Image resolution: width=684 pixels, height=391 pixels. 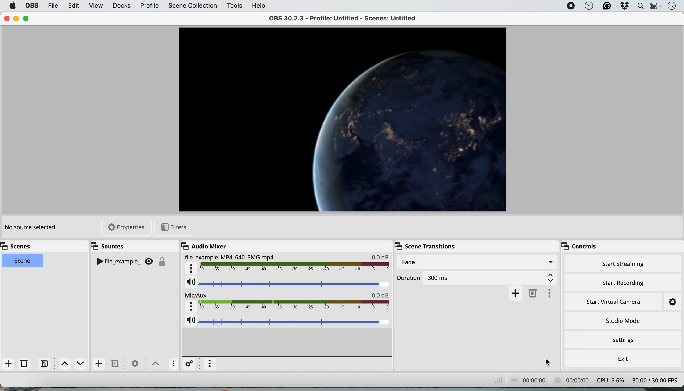 I want to click on scene, so click(x=23, y=261).